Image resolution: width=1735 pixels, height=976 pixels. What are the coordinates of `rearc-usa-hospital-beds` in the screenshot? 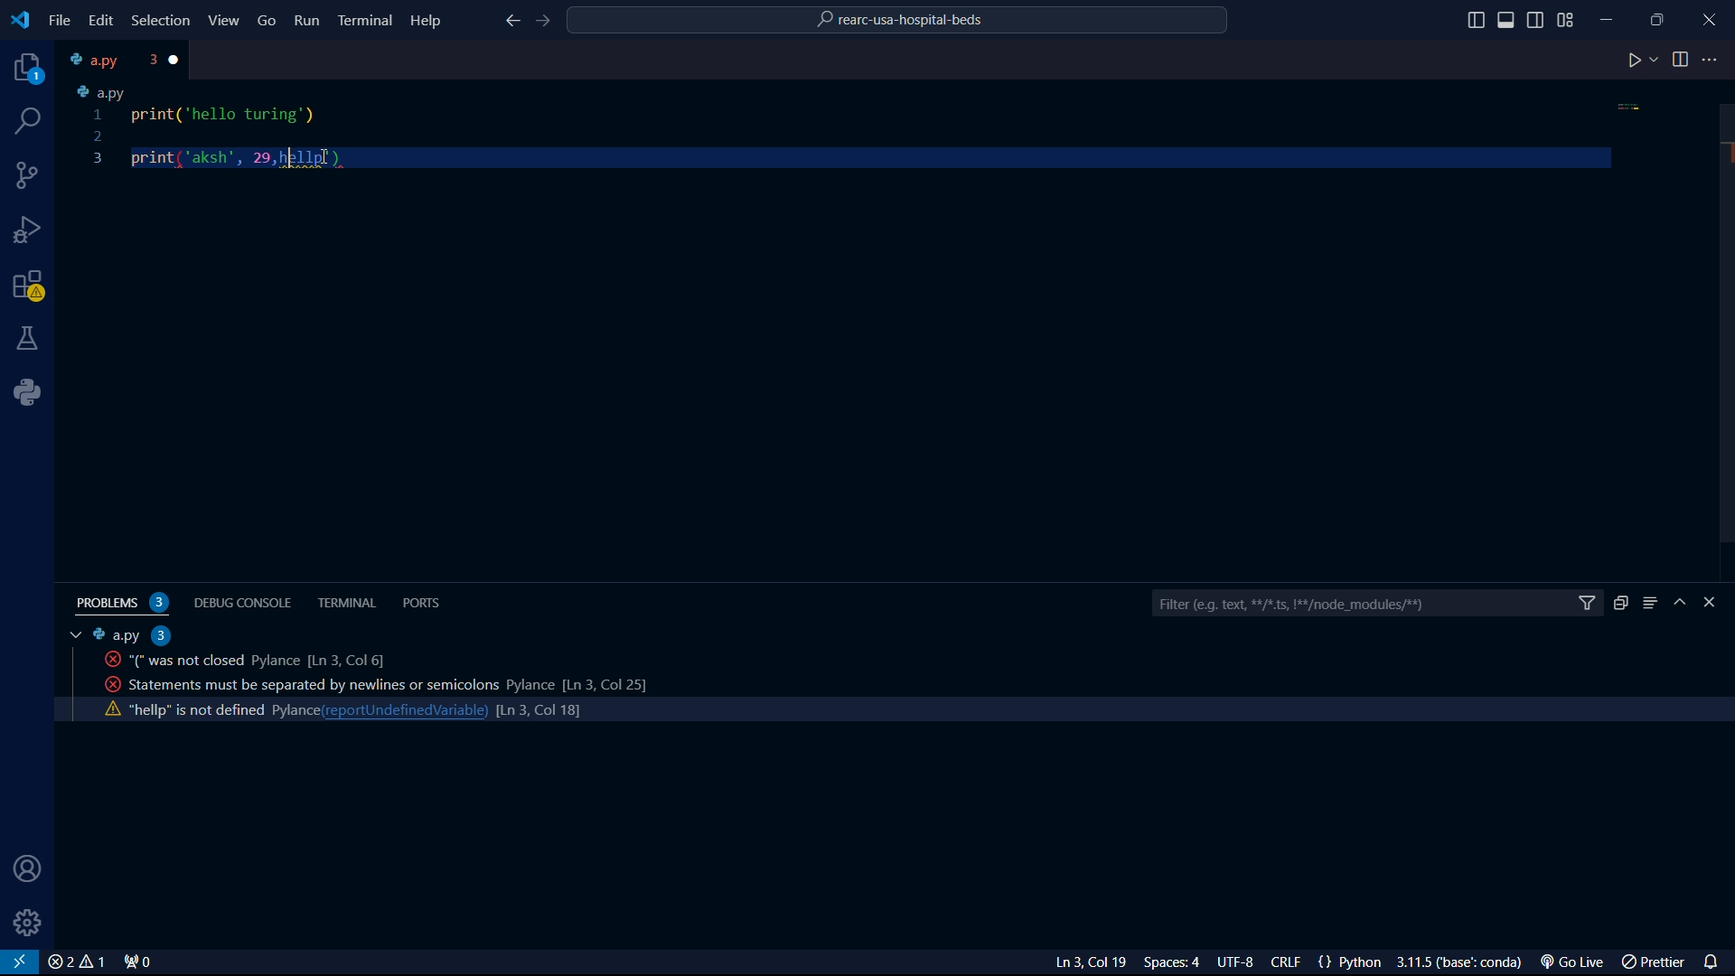 It's located at (899, 23).